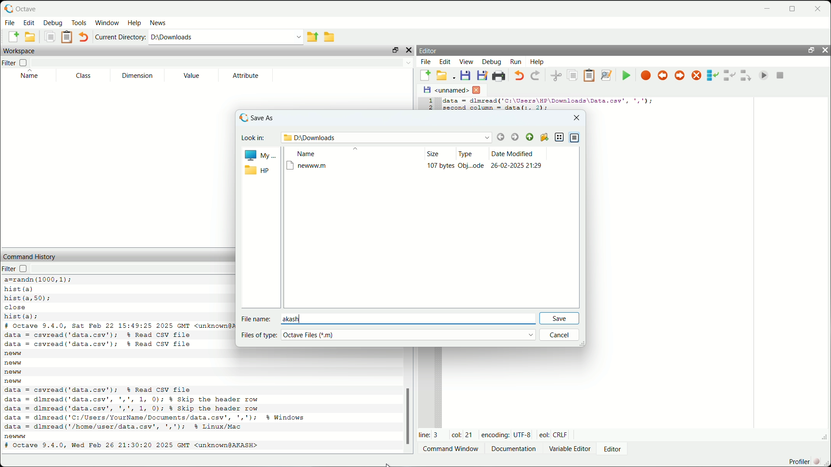 This screenshot has width=831, height=467. What do you see at coordinates (807, 461) in the screenshot?
I see `profiler` at bounding box center [807, 461].